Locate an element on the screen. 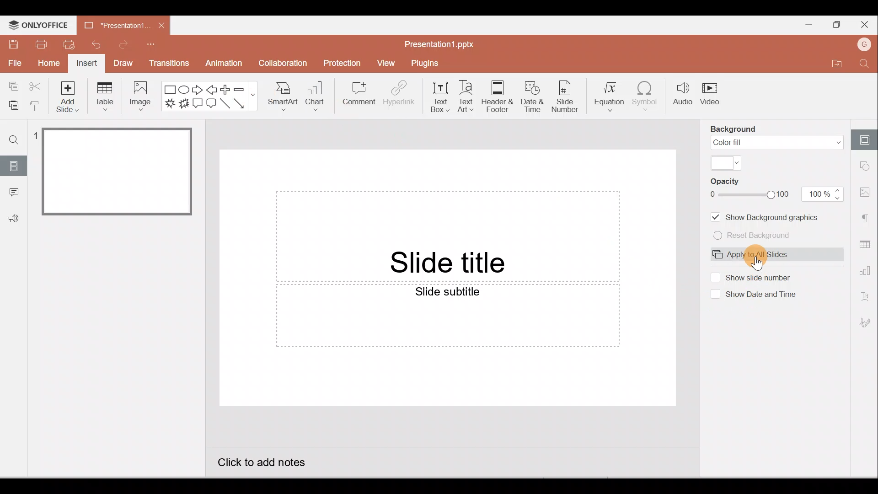 Image resolution: width=878 pixels, height=494 pixels. Master slide 1 is located at coordinates (118, 171).